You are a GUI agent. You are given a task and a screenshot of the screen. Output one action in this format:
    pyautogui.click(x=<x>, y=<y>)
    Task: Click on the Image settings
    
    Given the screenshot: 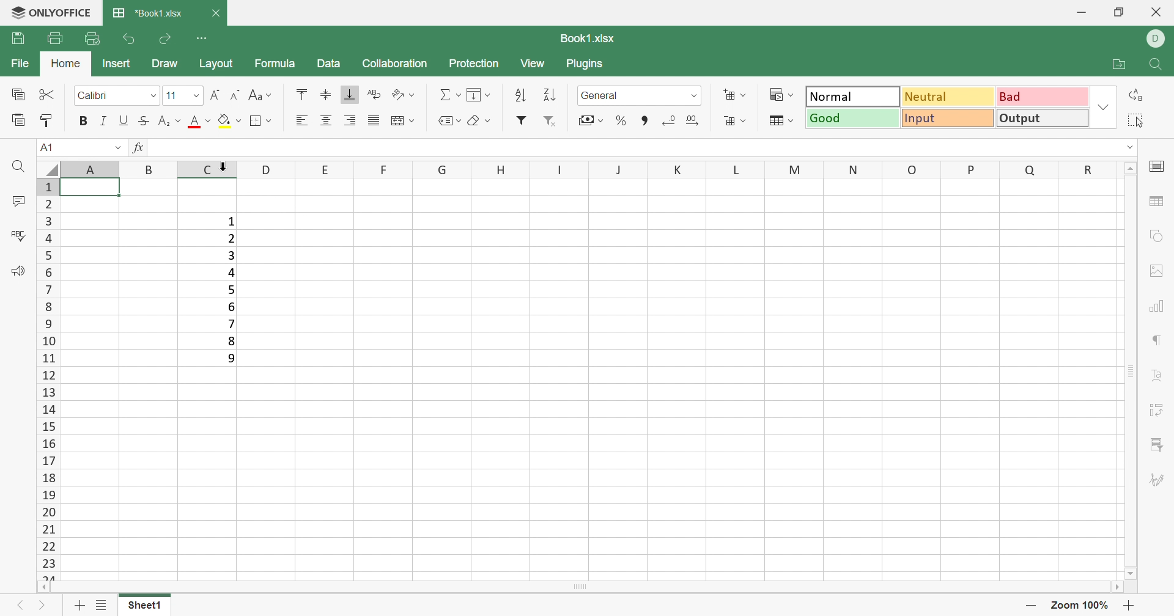 What is the action you would take?
    pyautogui.click(x=1157, y=269)
    